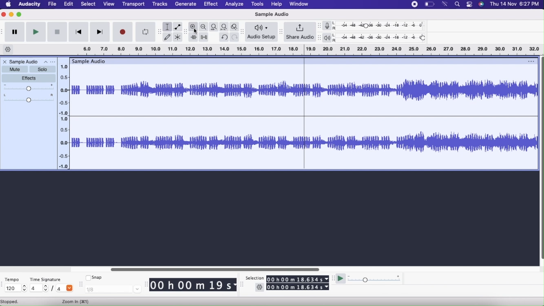 Image resolution: width=544 pixels, height=306 pixels. Describe the element at coordinates (95, 278) in the screenshot. I see `Snap` at that location.